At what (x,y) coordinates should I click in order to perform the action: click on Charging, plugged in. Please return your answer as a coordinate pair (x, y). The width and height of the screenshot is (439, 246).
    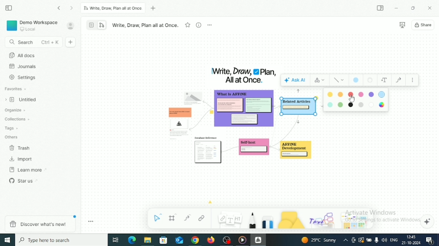
    Looking at the image, I should click on (369, 239).